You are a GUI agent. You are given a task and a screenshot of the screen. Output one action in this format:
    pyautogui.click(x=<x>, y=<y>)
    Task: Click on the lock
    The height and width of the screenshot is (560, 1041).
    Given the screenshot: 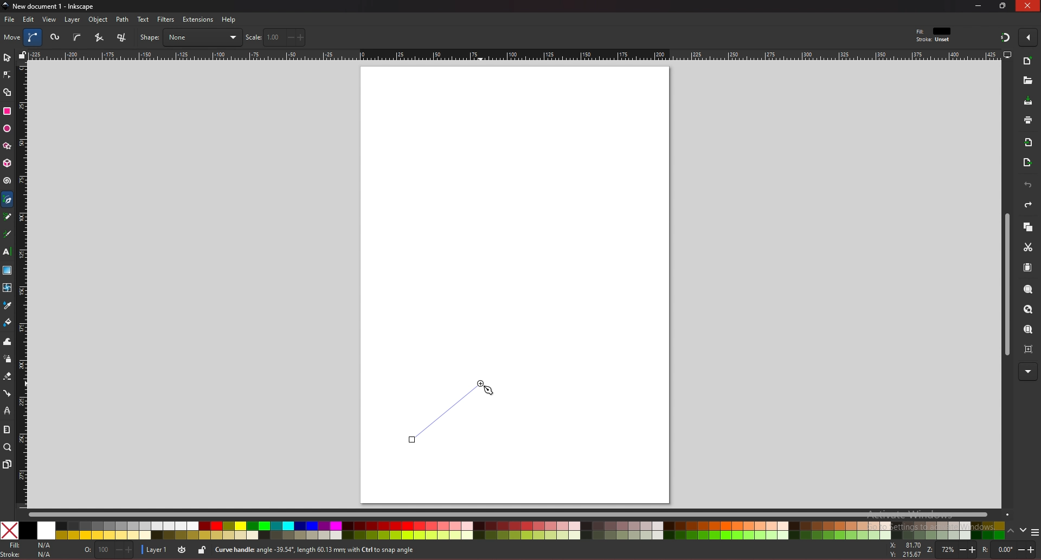 What is the action you would take?
    pyautogui.click(x=202, y=550)
    